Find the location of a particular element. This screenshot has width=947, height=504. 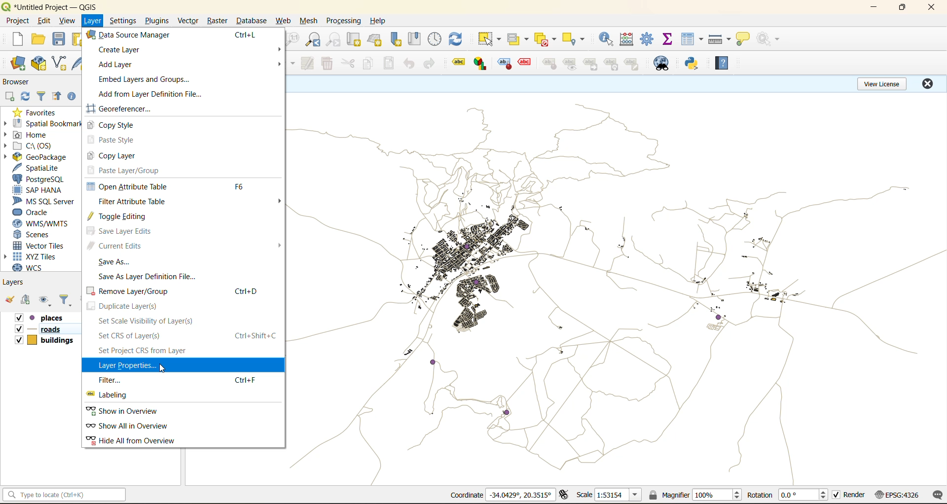

help is located at coordinates (379, 20).